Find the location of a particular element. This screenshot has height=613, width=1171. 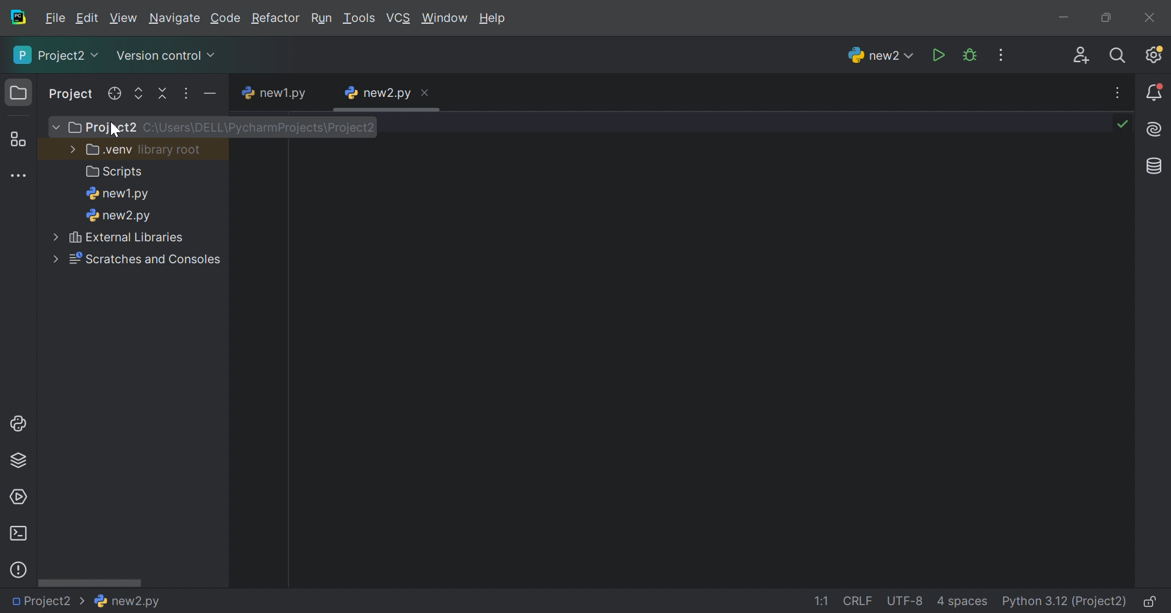

Code is located at coordinates (225, 19).